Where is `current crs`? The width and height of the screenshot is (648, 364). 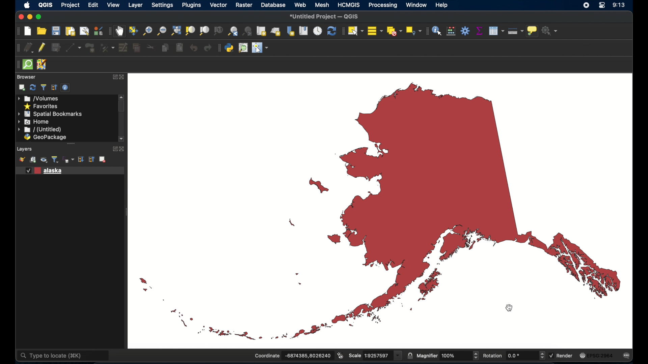
current crs is located at coordinates (596, 356).